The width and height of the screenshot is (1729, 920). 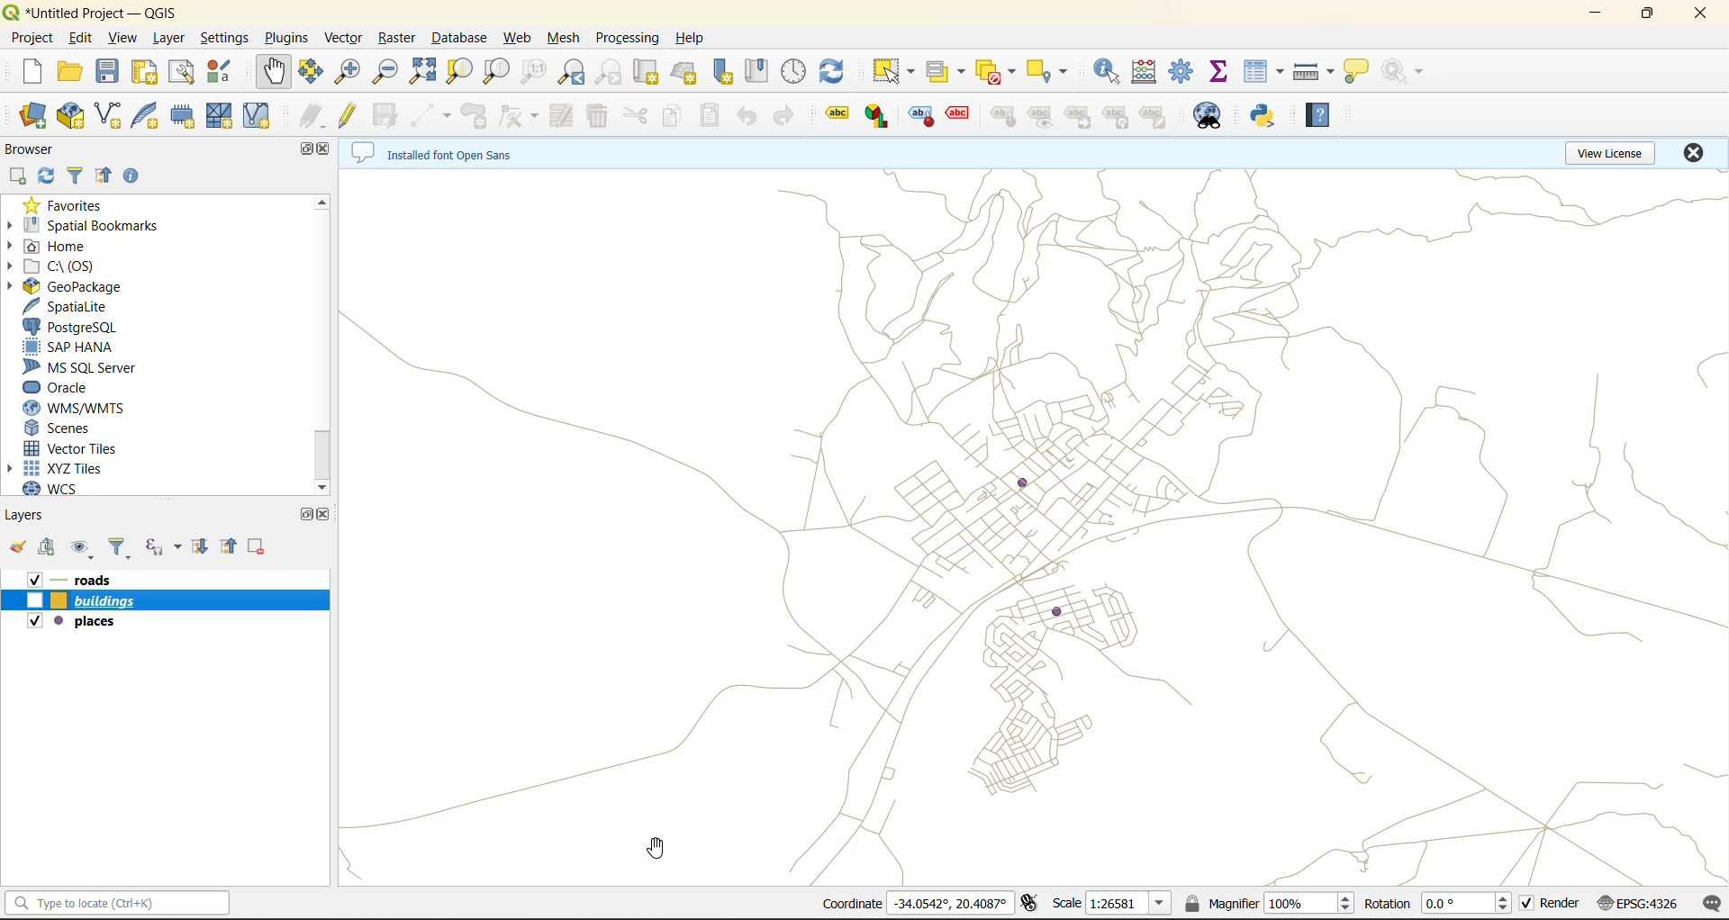 I want to click on filter, so click(x=114, y=546).